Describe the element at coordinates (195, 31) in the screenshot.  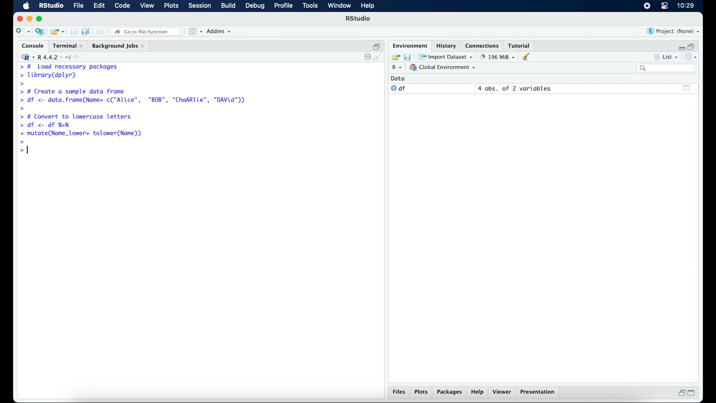
I see `workspace panes` at that location.